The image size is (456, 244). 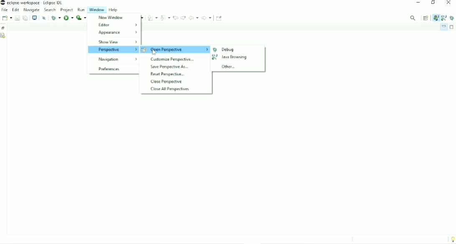 I want to click on Forward , so click(x=207, y=18).